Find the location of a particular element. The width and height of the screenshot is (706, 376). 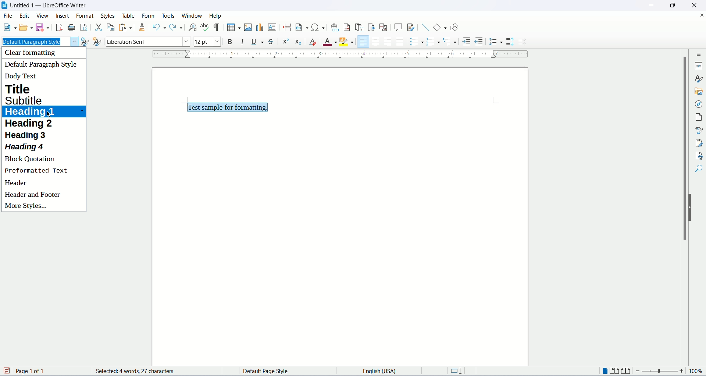

navigator is located at coordinates (698, 105).